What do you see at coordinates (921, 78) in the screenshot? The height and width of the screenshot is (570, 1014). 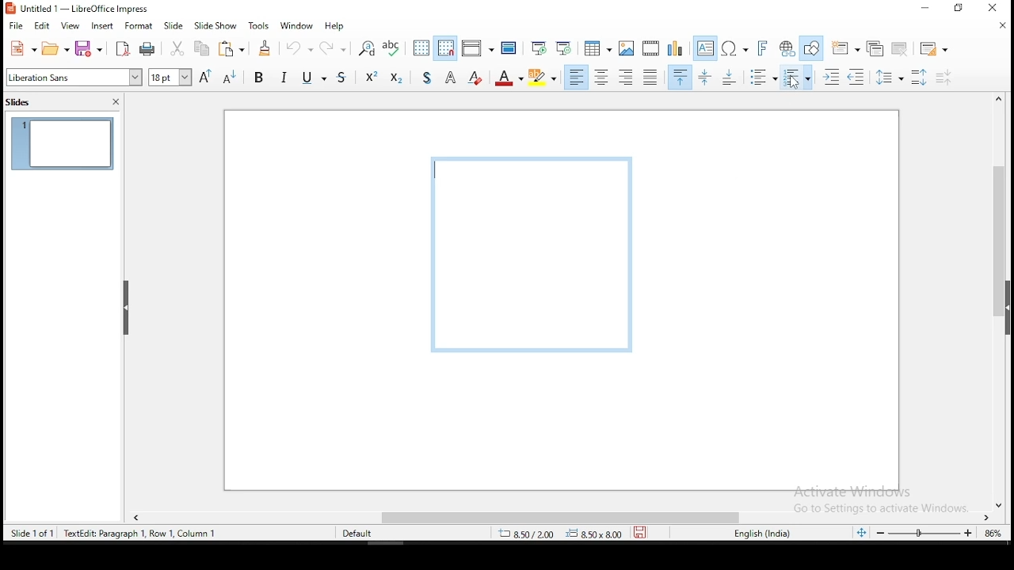 I see `increase paragraph spacing` at bounding box center [921, 78].